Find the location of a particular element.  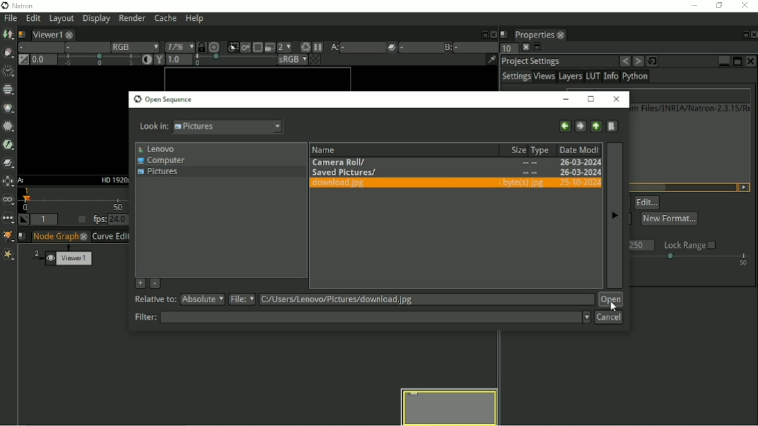

Set playback frame is located at coordinates (80, 220).